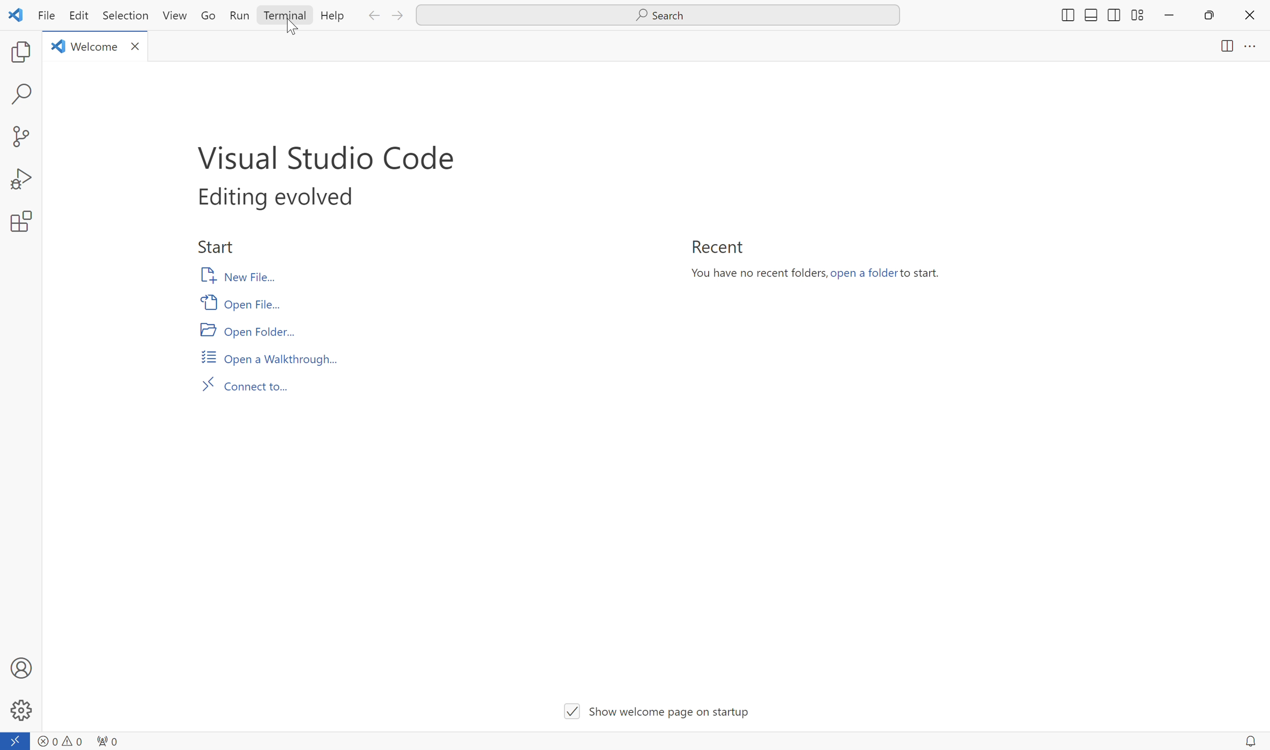  What do you see at coordinates (96, 45) in the screenshot?
I see `Welcome ` at bounding box center [96, 45].